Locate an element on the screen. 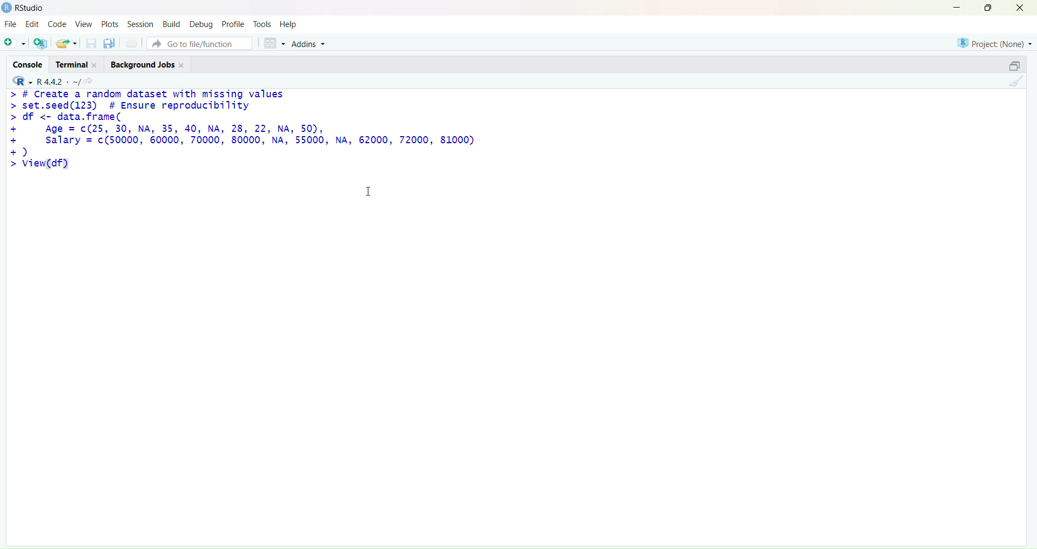 The width and height of the screenshot is (1037, 549). help is located at coordinates (289, 24).